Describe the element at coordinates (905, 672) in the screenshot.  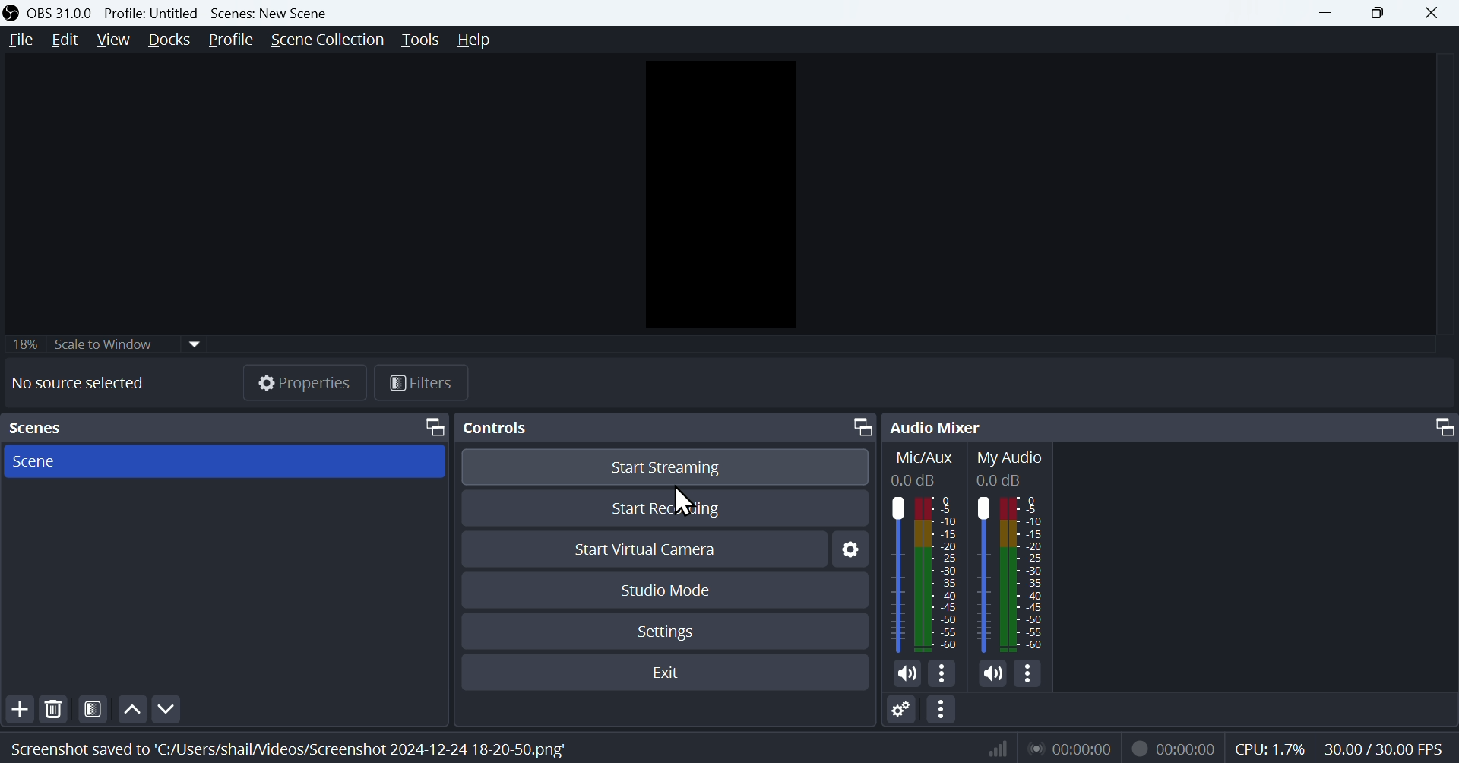
I see `Mute/Unmute` at that location.